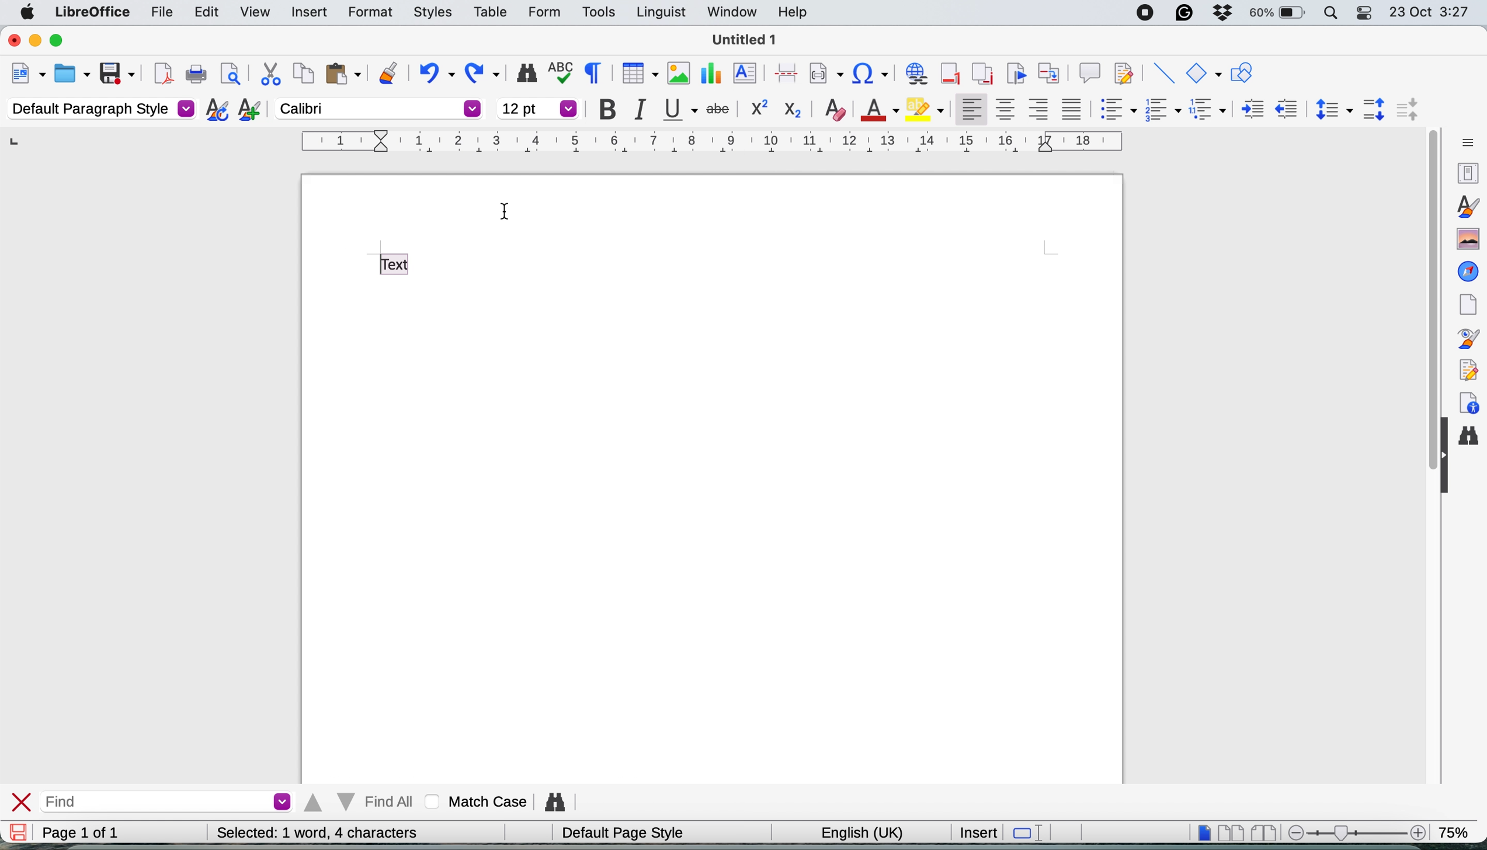 The height and width of the screenshot is (850, 1487). Describe the element at coordinates (543, 12) in the screenshot. I see `form` at that location.